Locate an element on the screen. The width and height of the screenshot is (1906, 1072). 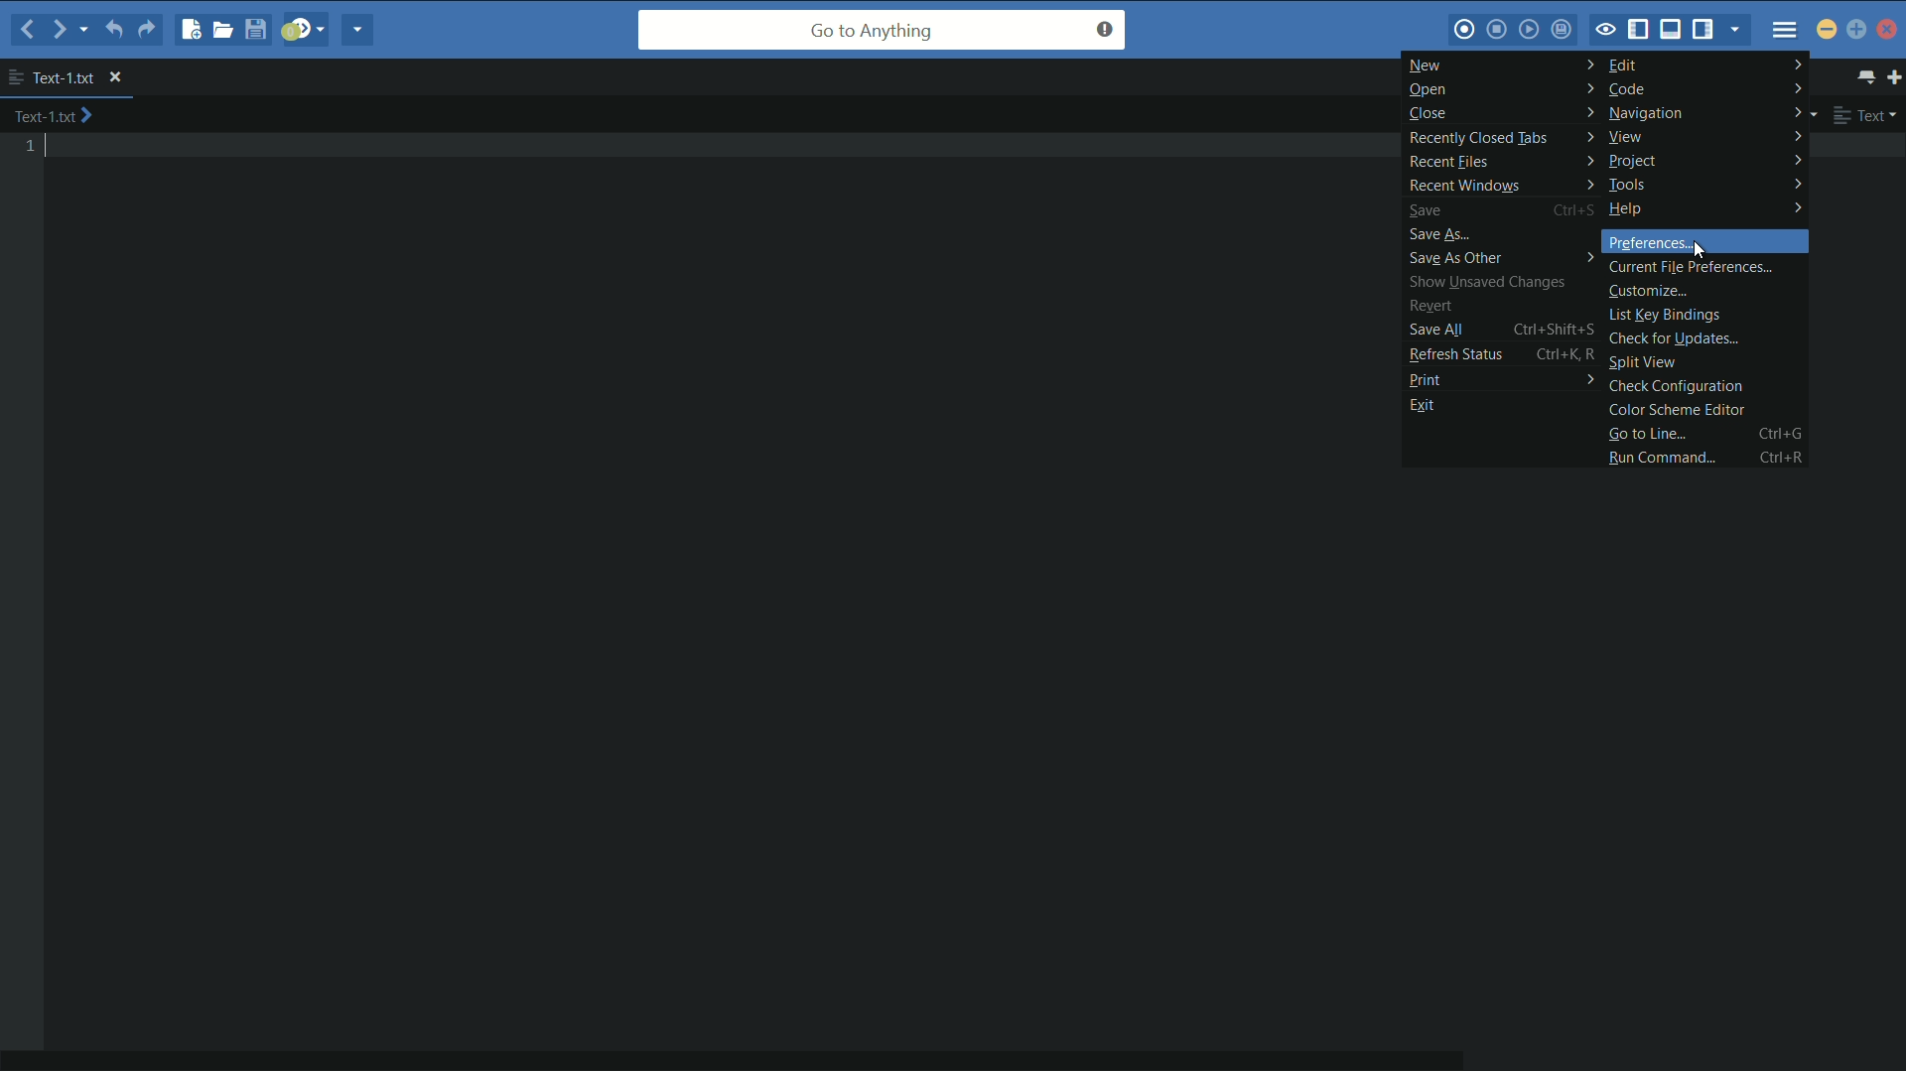
customize is located at coordinates (1648, 291).